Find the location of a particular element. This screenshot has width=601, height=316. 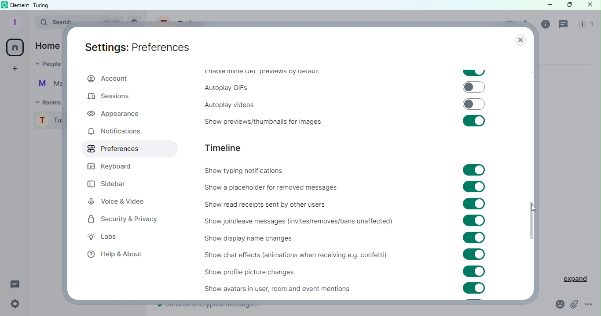

Notifications is located at coordinates (114, 133).